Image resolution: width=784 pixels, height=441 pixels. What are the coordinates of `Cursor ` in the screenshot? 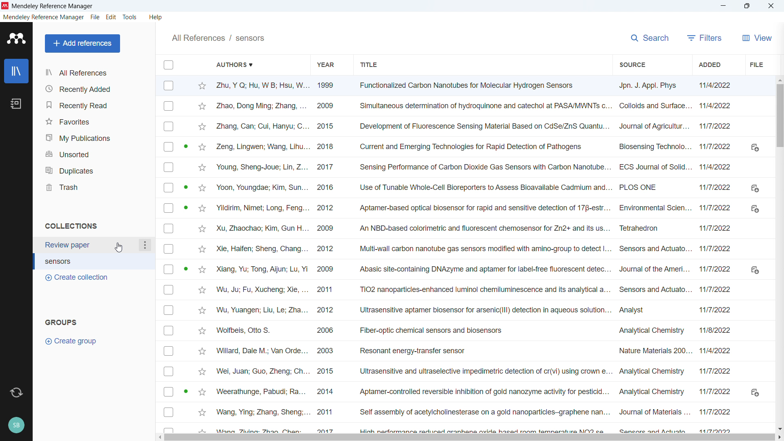 It's located at (117, 248).